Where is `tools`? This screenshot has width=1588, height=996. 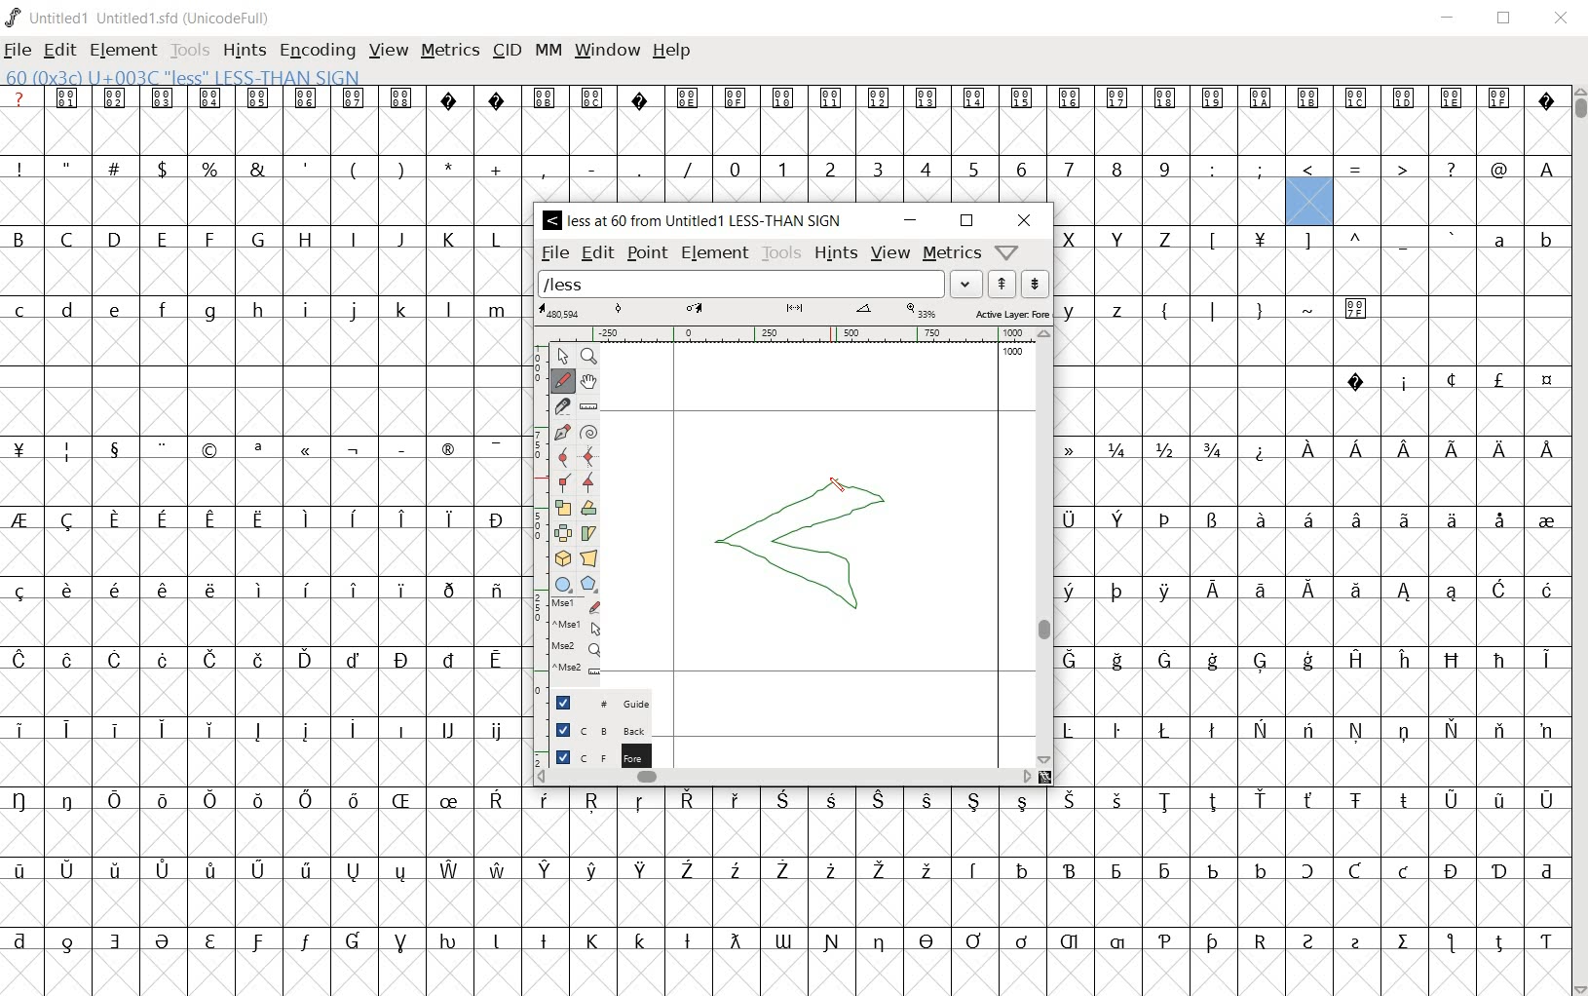 tools is located at coordinates (190, 49).